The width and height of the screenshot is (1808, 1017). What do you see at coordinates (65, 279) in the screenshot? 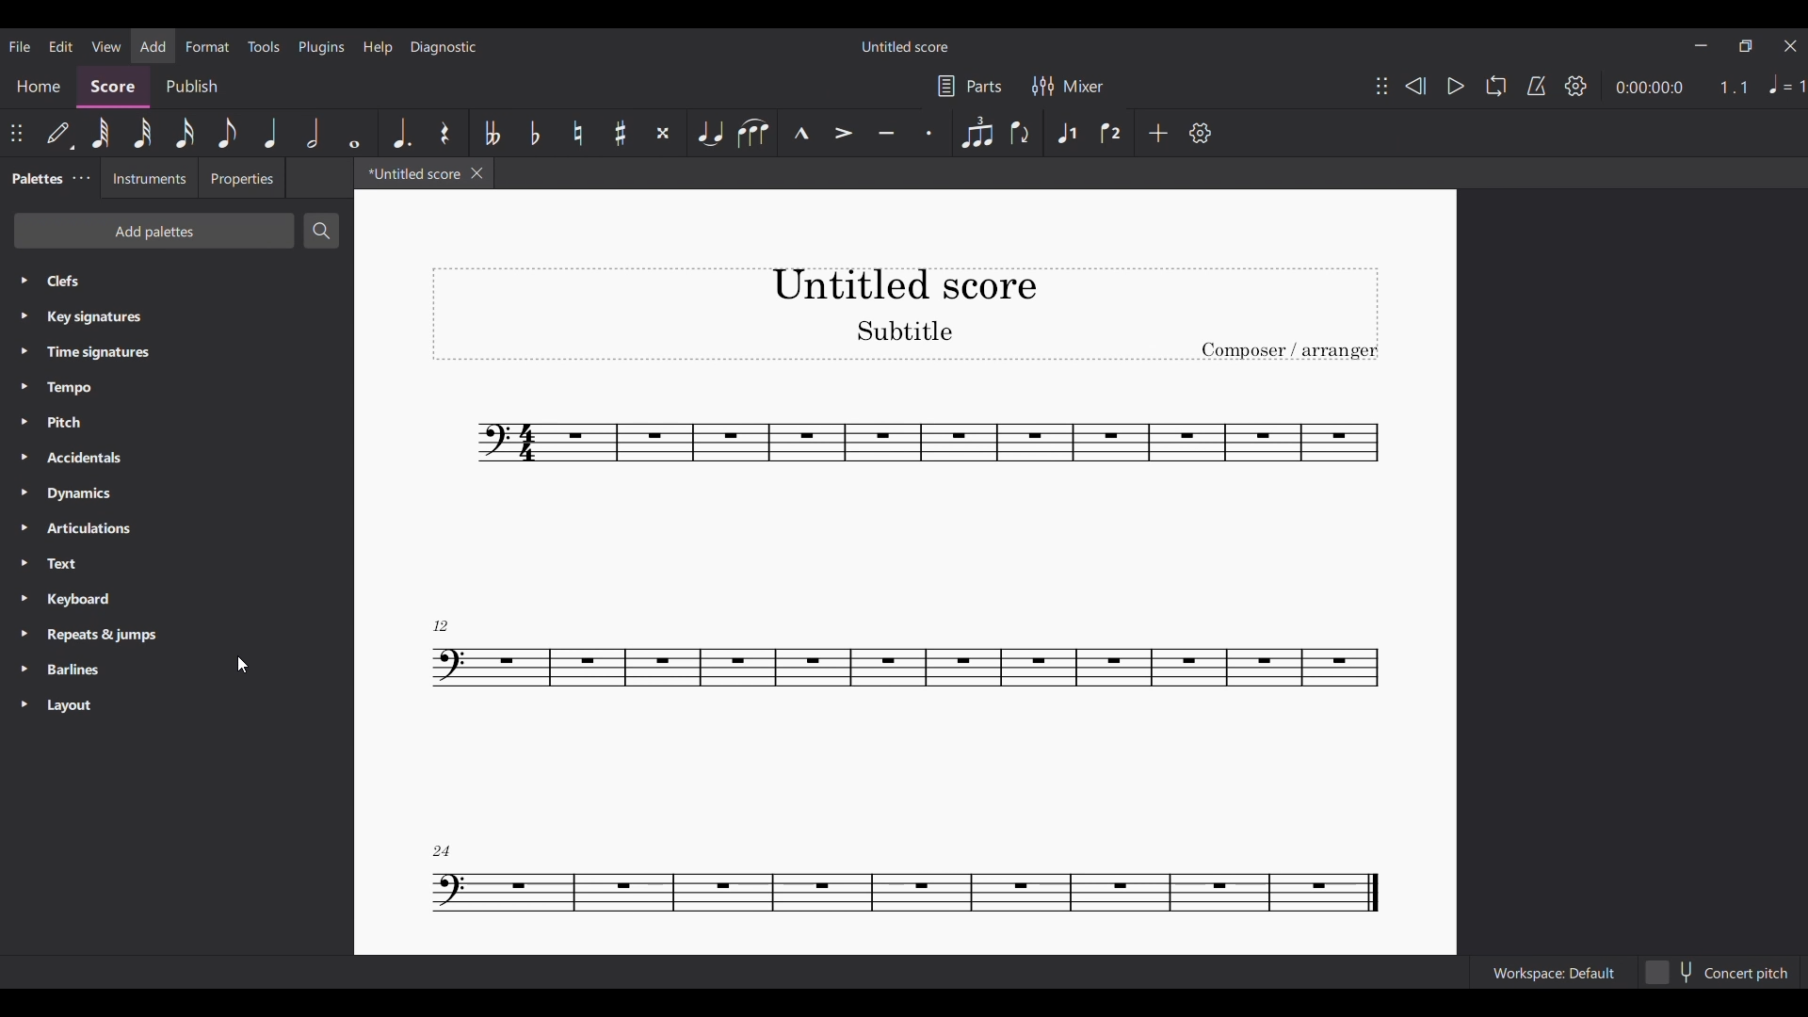
I see `Clefs` at bounding box center [65, 279].